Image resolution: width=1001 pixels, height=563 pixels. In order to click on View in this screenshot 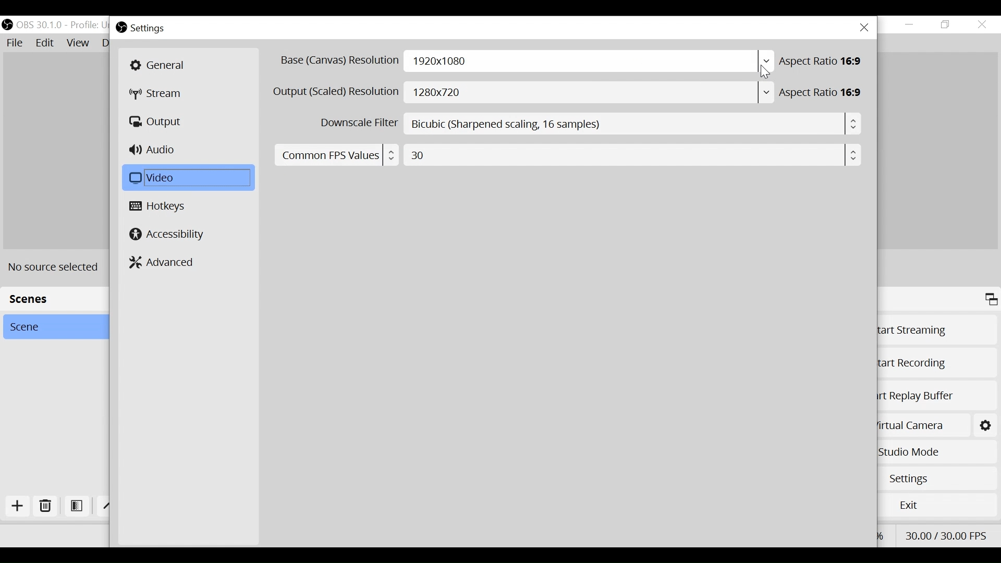, I will do `click(78, 43)`.